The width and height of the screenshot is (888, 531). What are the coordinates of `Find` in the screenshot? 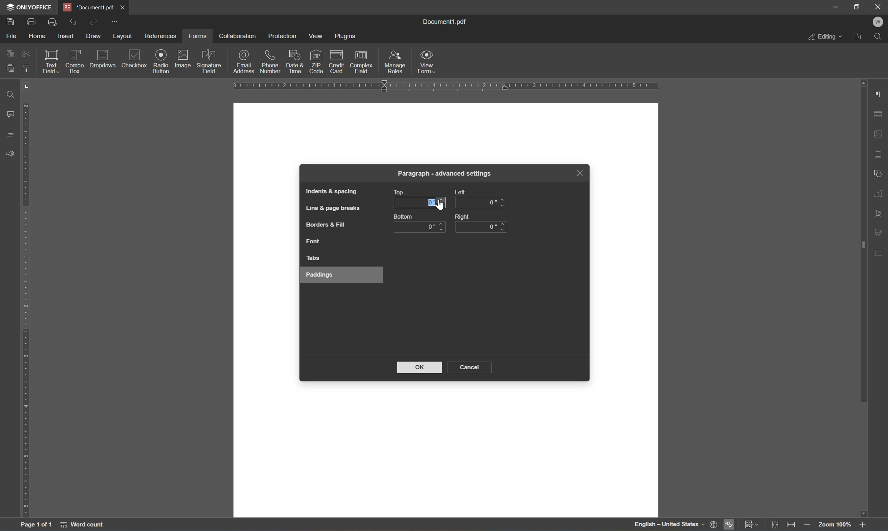 It's located at (880, 38).